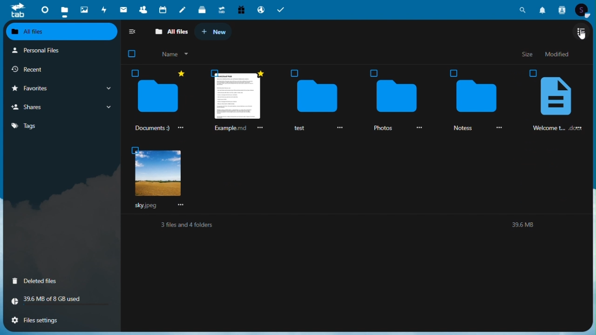  I want to click on favorite, so click(259, 73).